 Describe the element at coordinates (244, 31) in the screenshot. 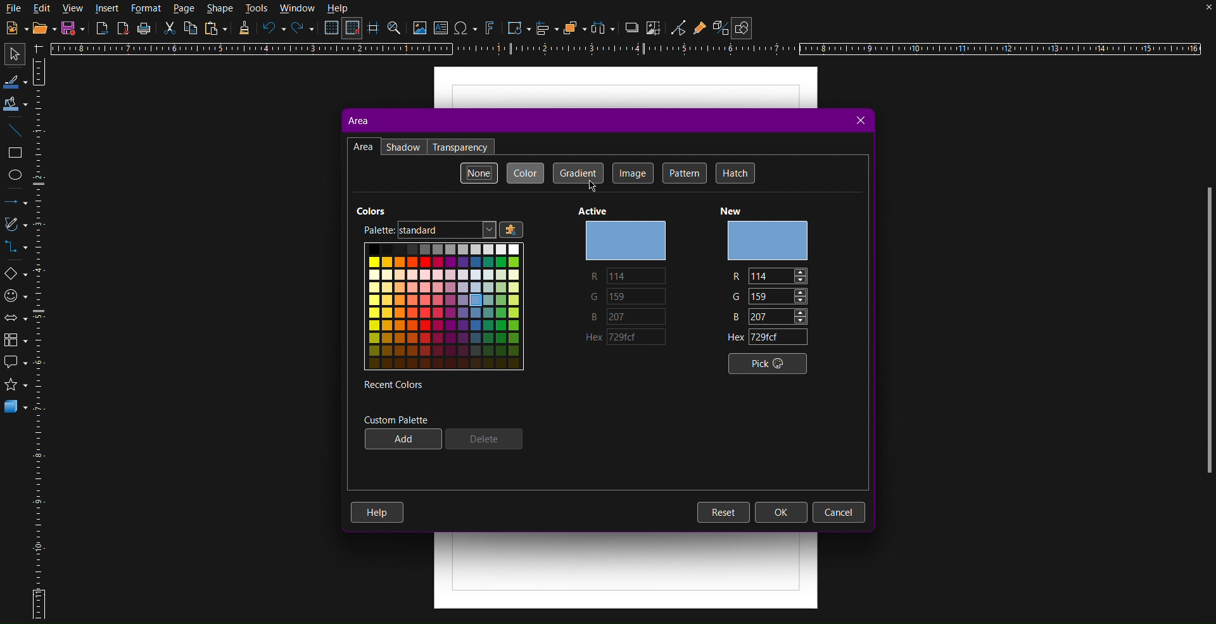

I see `Formatting` at that location.